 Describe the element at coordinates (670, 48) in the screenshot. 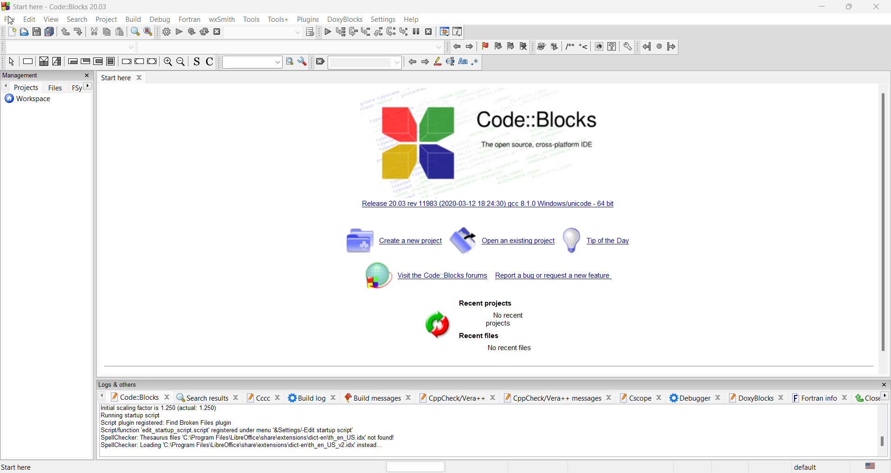

I see `jump forward` at that location.